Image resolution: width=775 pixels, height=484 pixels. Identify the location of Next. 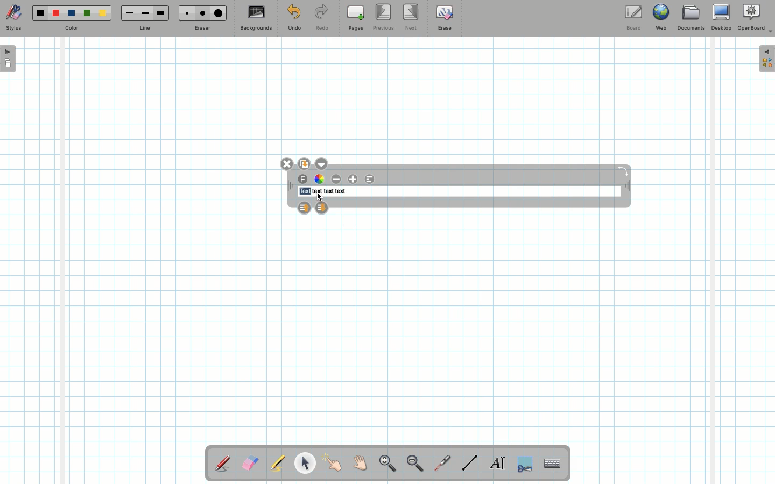
(412, 16).